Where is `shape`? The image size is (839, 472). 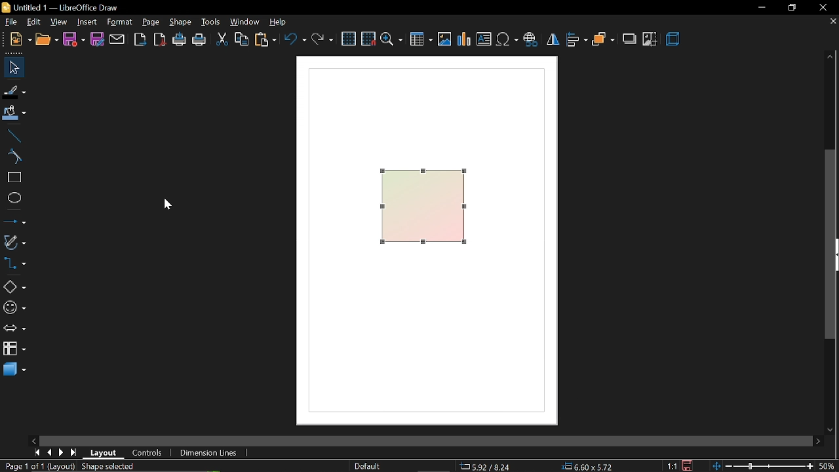 shape is located at coordinates (181, 22).